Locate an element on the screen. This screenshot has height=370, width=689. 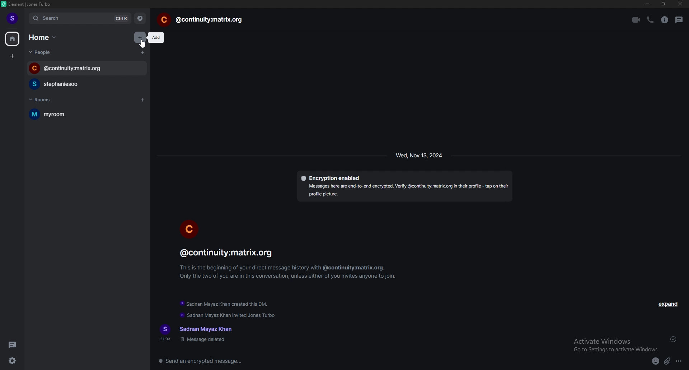
rooms is located at coordinates (49, 100).